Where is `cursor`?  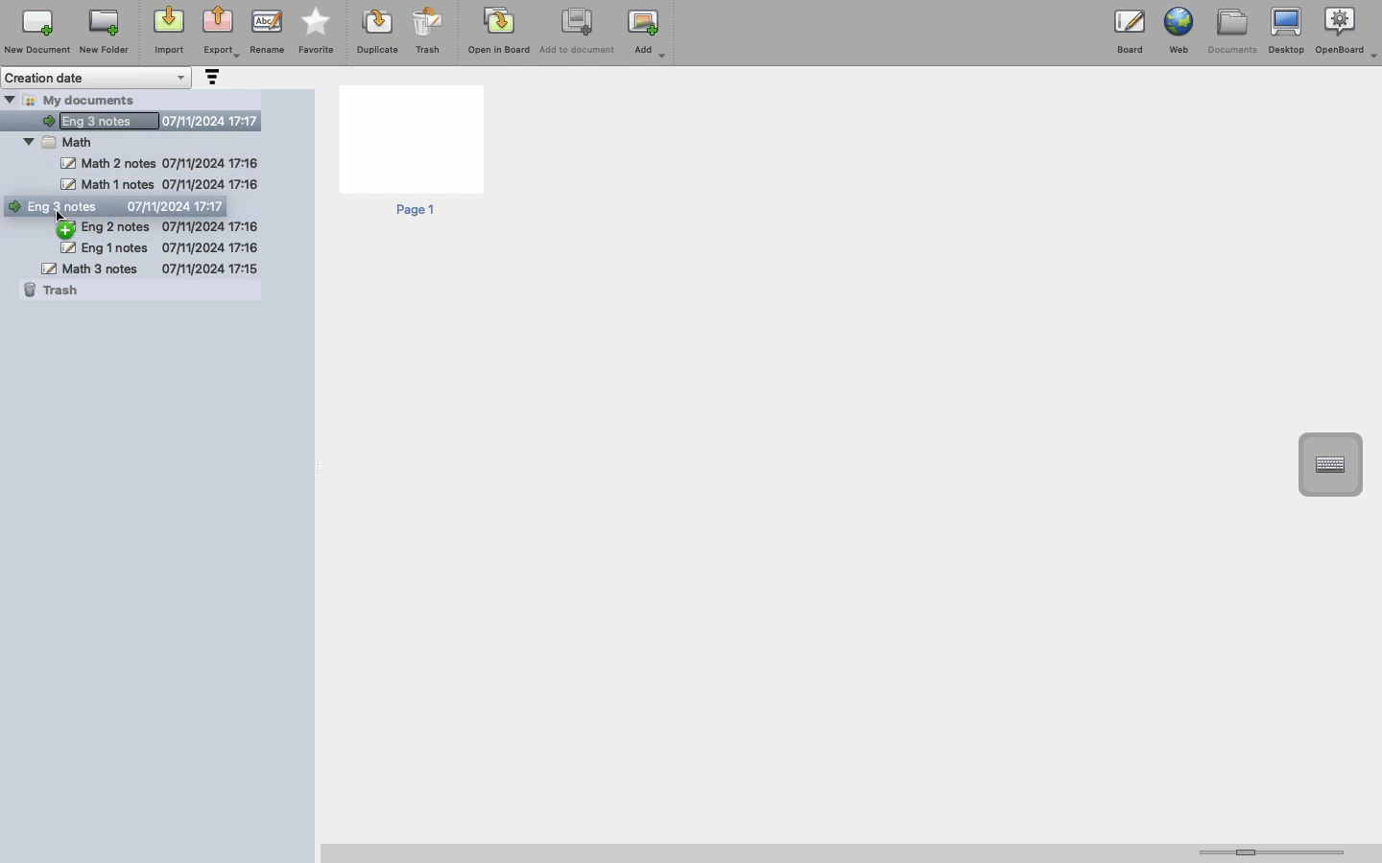 cursor is located at coordinates (64, 217).